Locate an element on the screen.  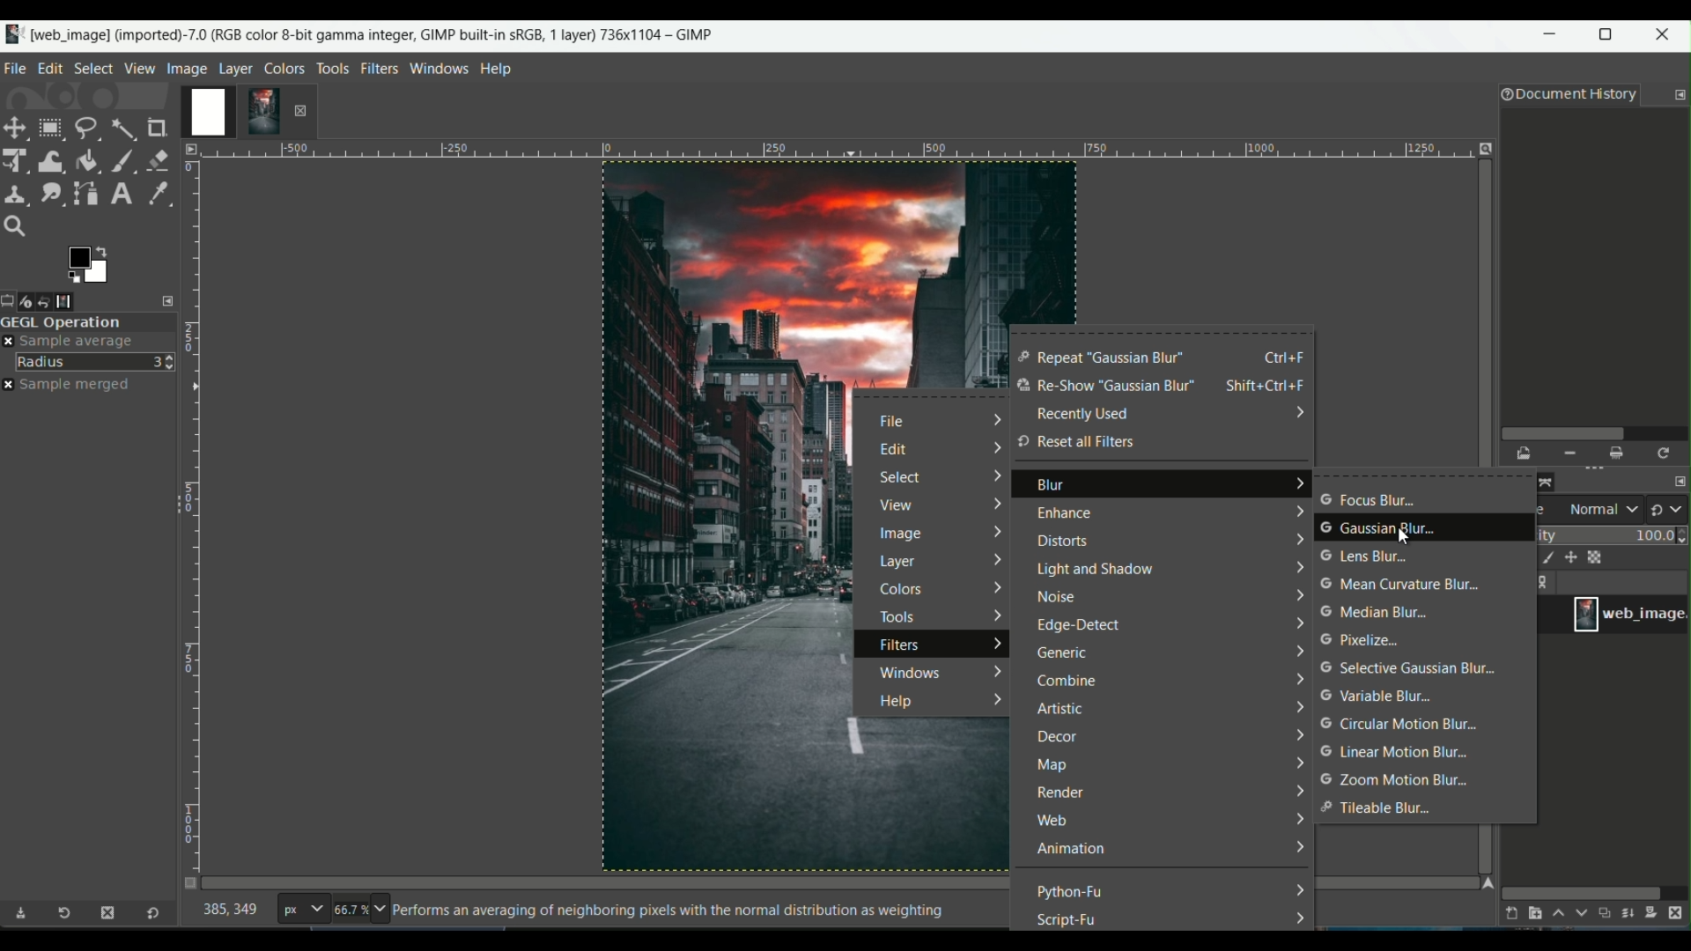
rectangle select tool is located at coordinates (49, 128).